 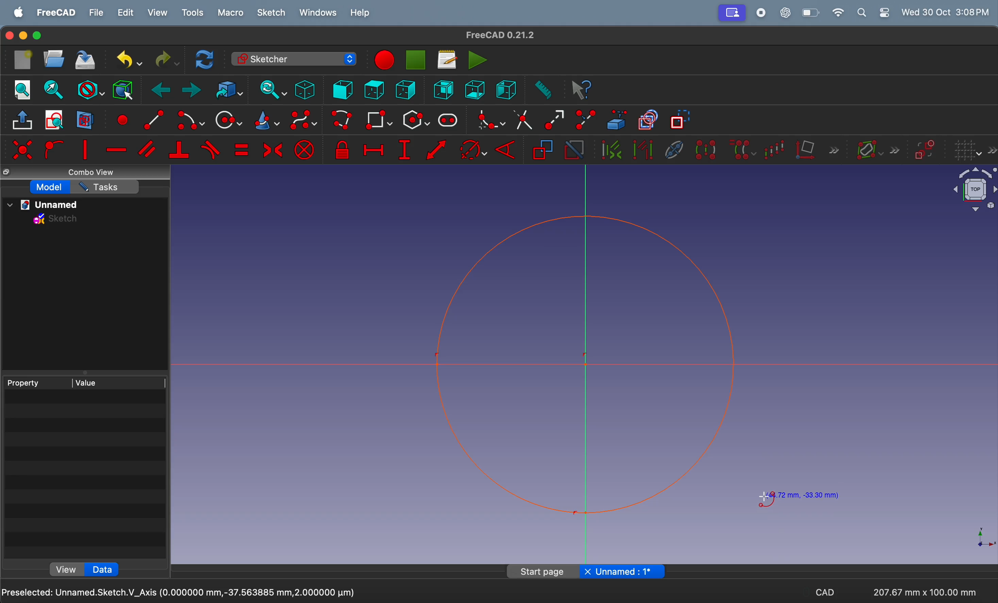 What do you see at coordinates (587, 118) in the screenshot?
I see `split edge` at bounding box center [587, 118].